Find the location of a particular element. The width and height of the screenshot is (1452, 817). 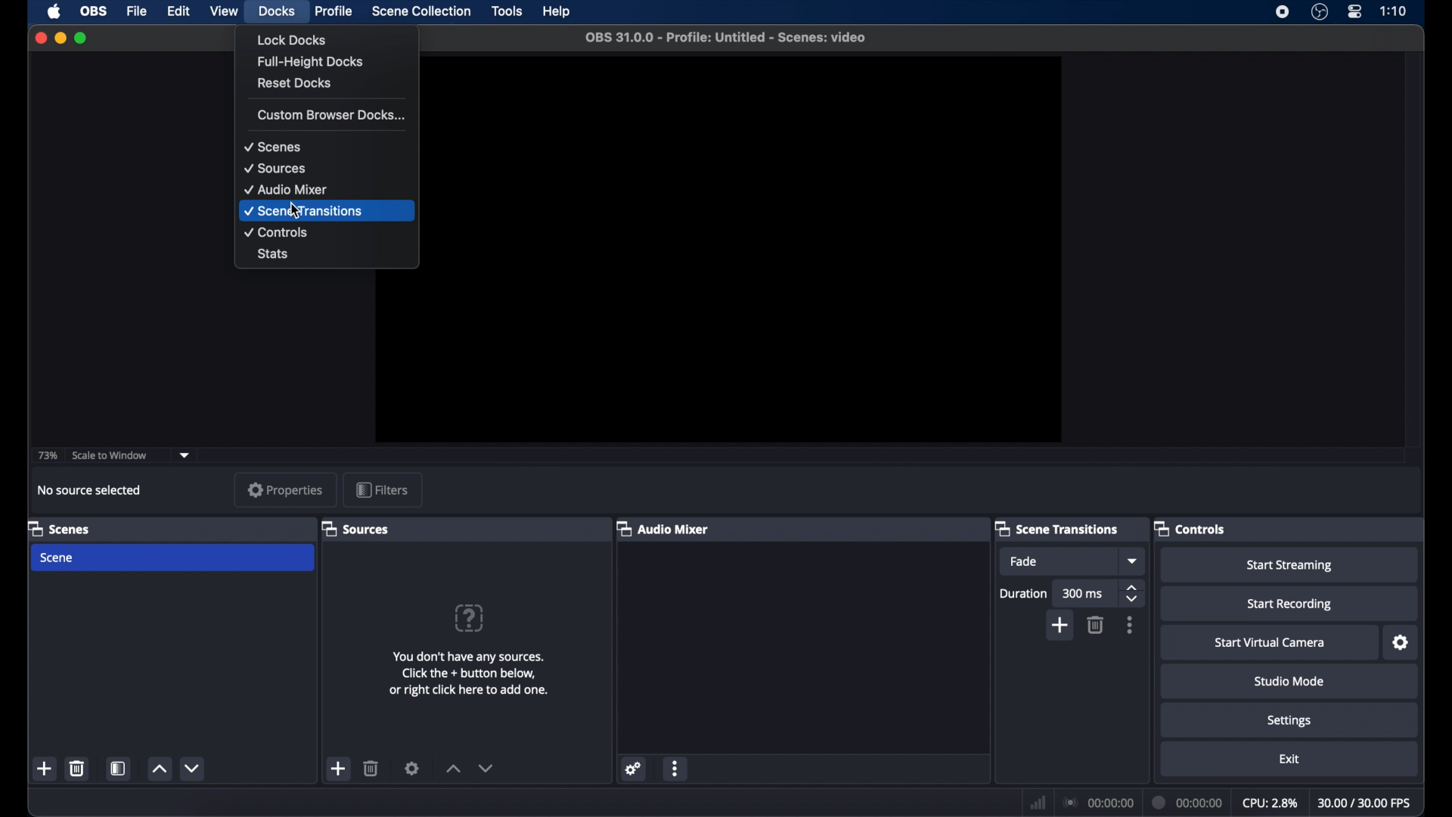

maximize is located at coordinates (82, 38).